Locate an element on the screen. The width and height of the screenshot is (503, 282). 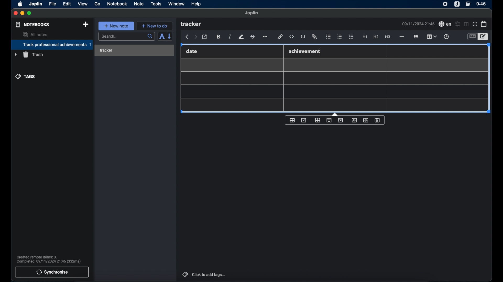
synchronise is located at coordinates (52, 272).